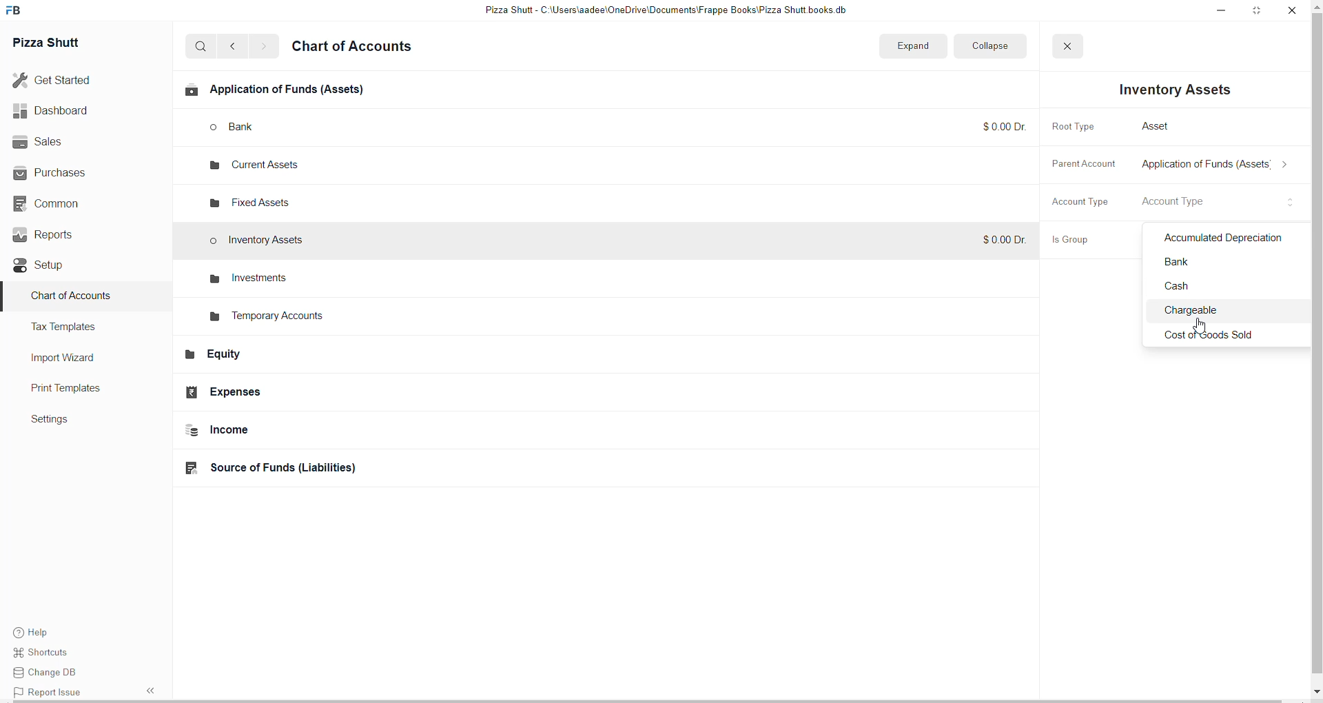  What do you see at coordinates (288, 467) in the screenshot?
I see `Source of funds(Liabilities)` at bounding box center [288, 467].